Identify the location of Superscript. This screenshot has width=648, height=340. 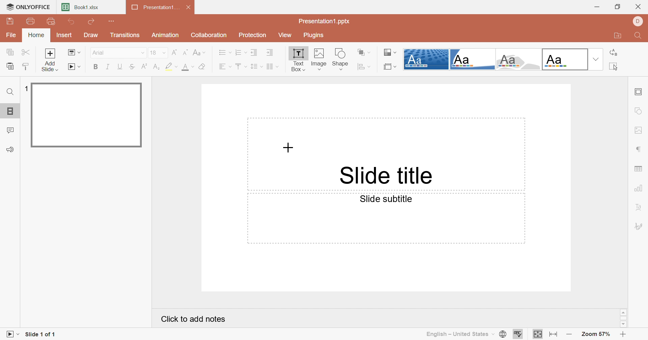
(144, 67).